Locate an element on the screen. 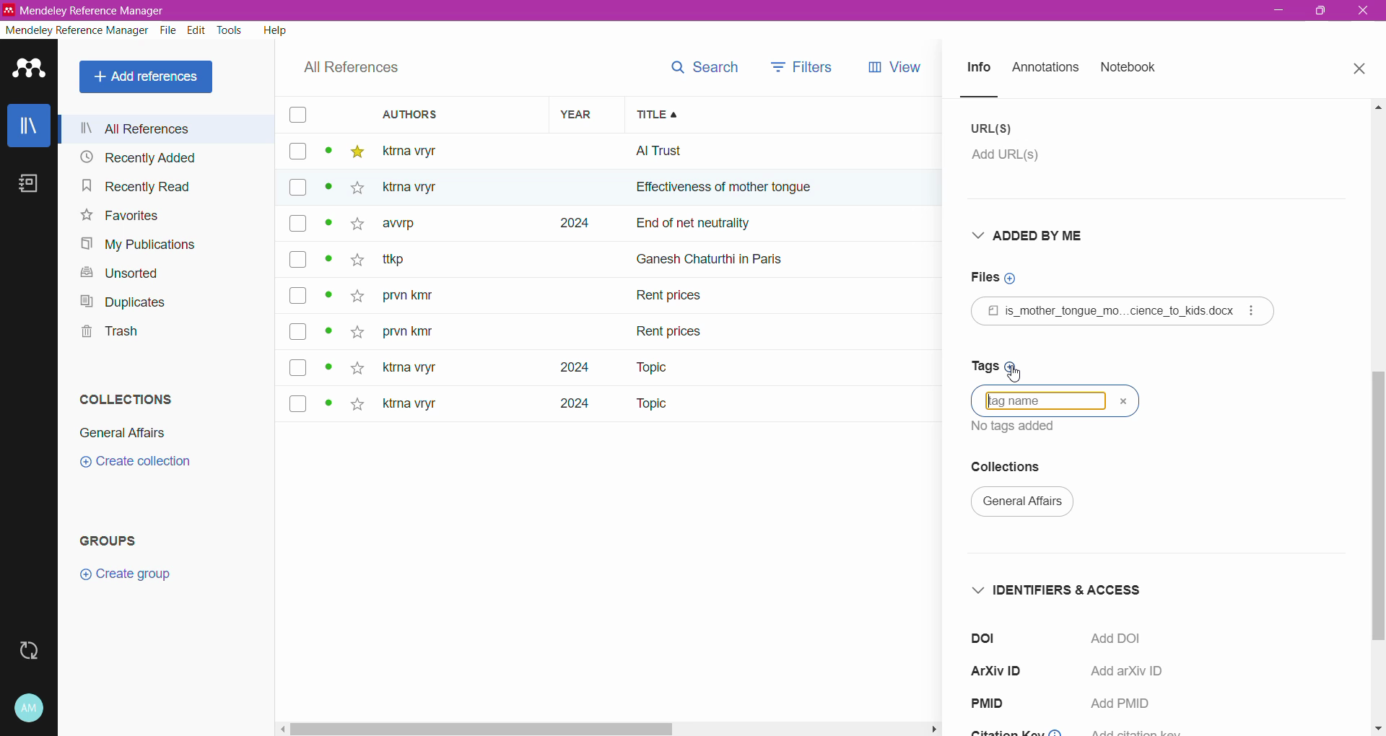  ~ ttkp is located at coordinates (417, 260).